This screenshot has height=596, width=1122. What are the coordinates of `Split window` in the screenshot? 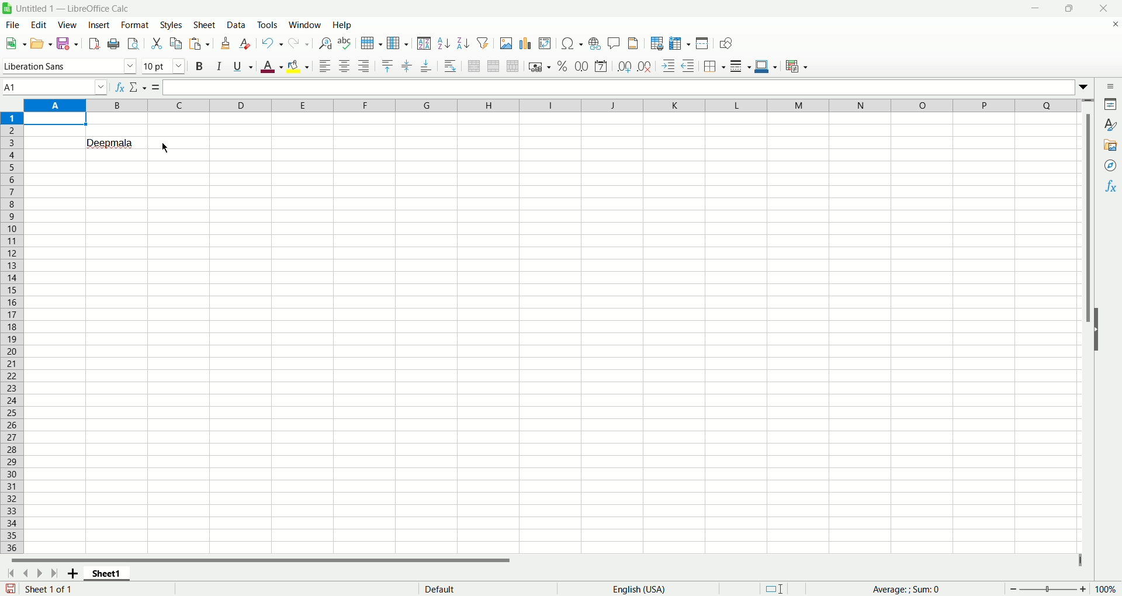 It's located at (702, 43).